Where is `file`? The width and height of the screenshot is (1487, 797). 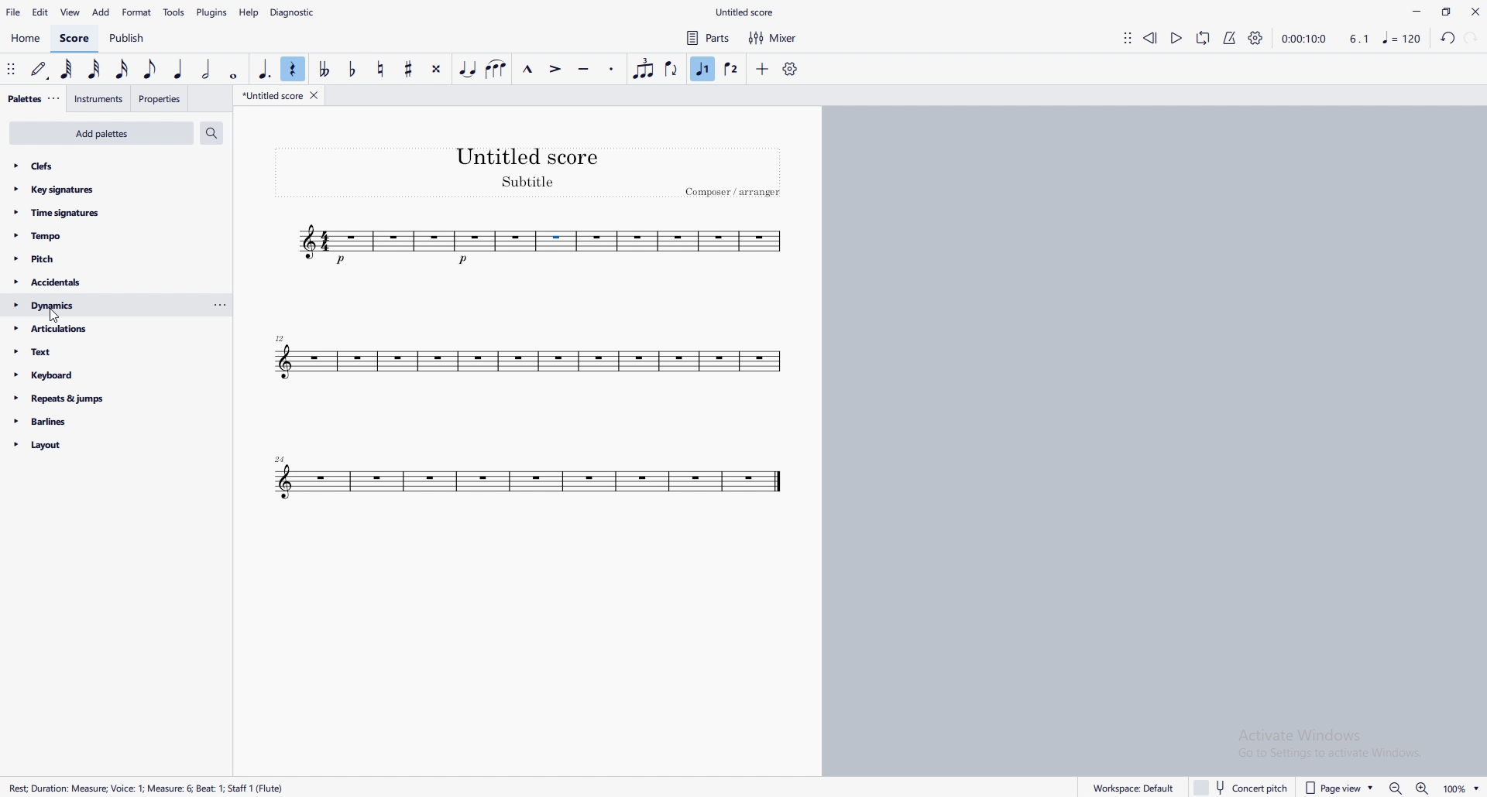
file is located at coordinates (14, 12).